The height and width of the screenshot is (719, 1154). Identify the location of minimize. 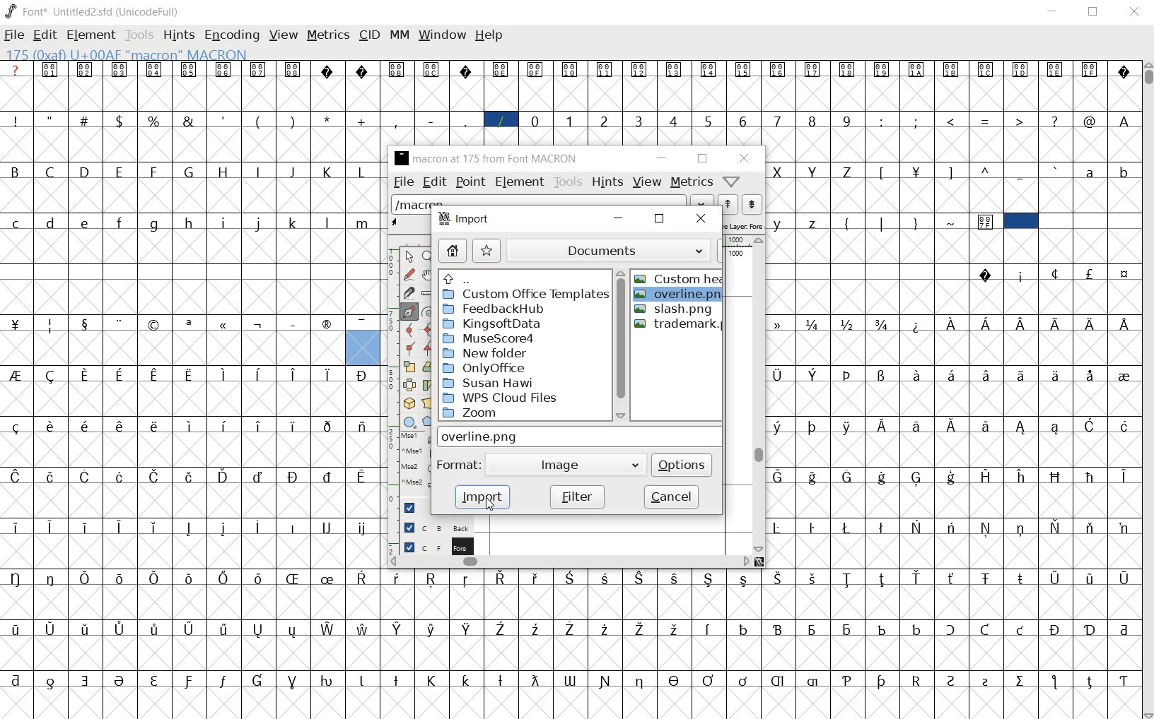
(619, 221).